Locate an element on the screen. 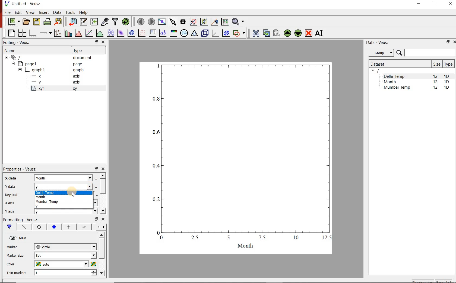 Image resolution: width=456 pixels, height=283 pixels. cursor is located at coordinates (73, 193).